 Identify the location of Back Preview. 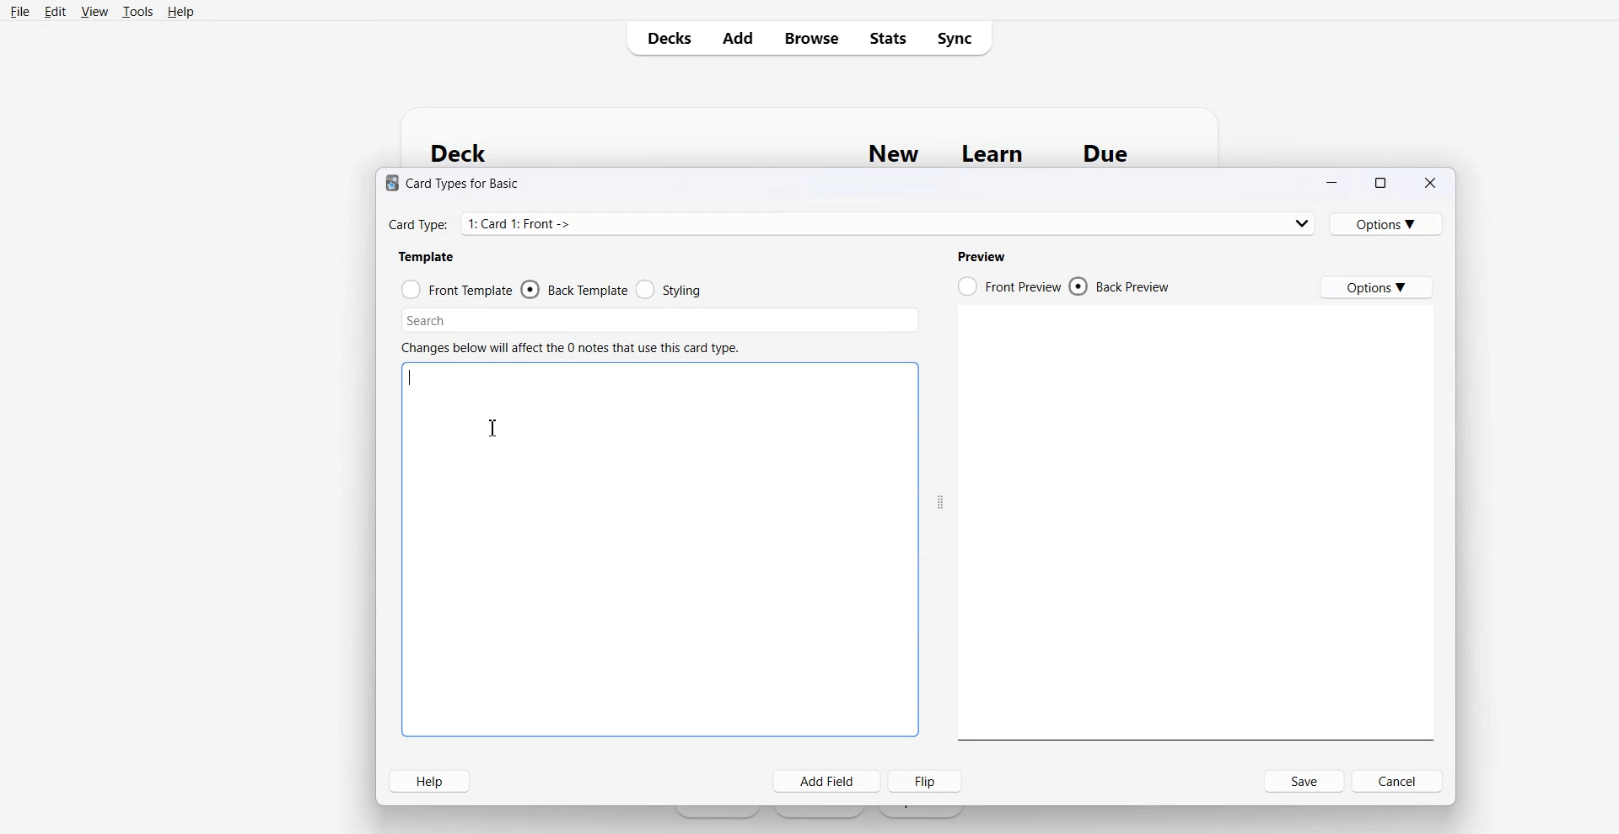
(1124, 284).